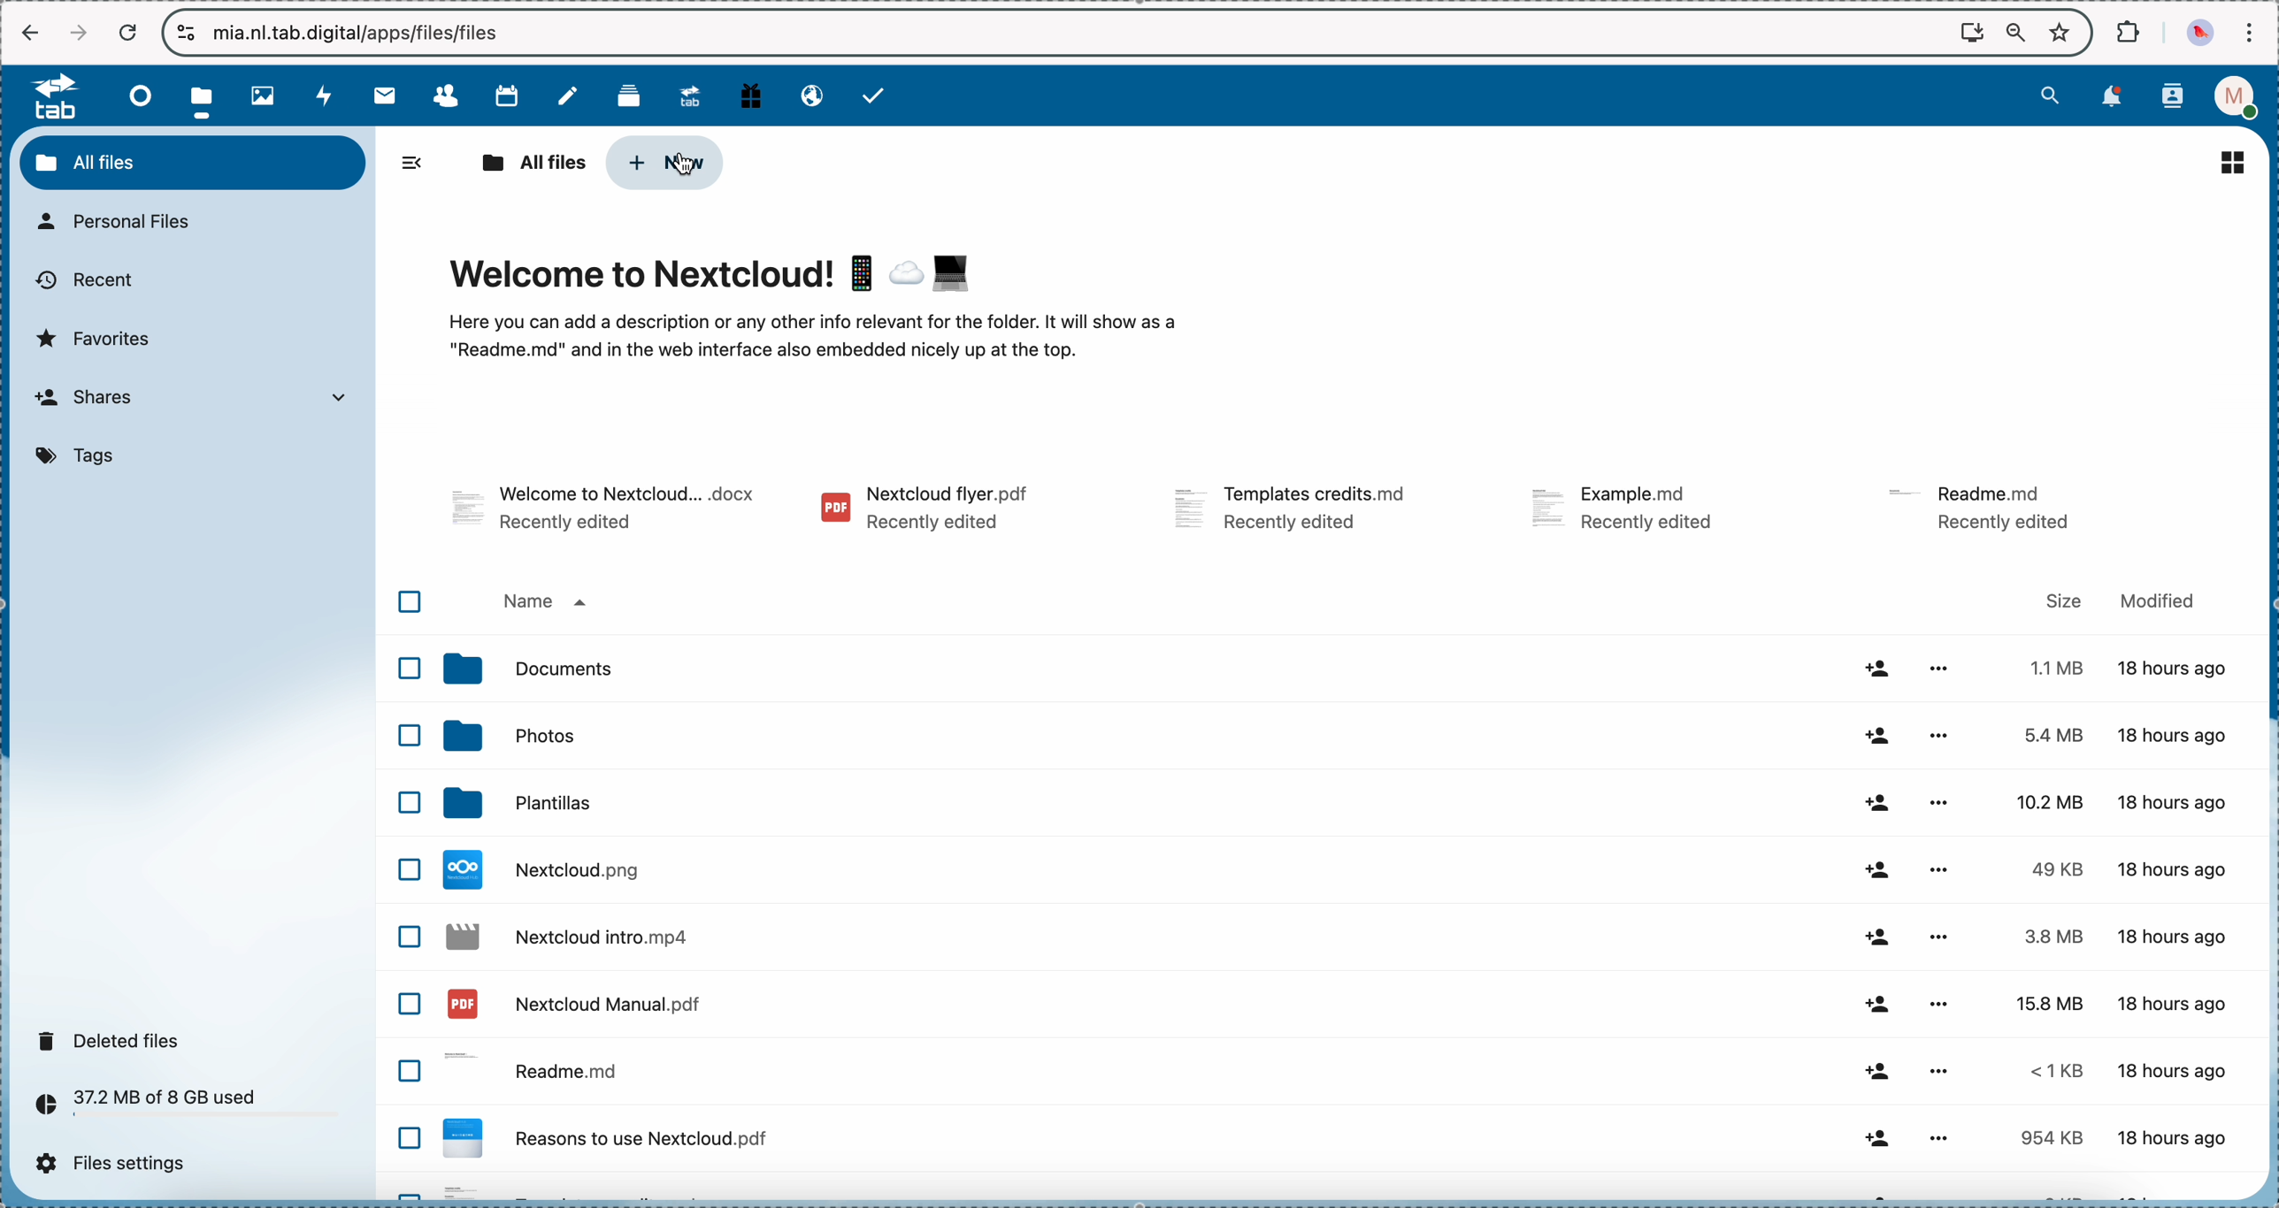 The image size is (2279, 1208). Describe the element at coordinates (817, 310) in the screenshot. I see `welcome to Nextcloud` at that location.